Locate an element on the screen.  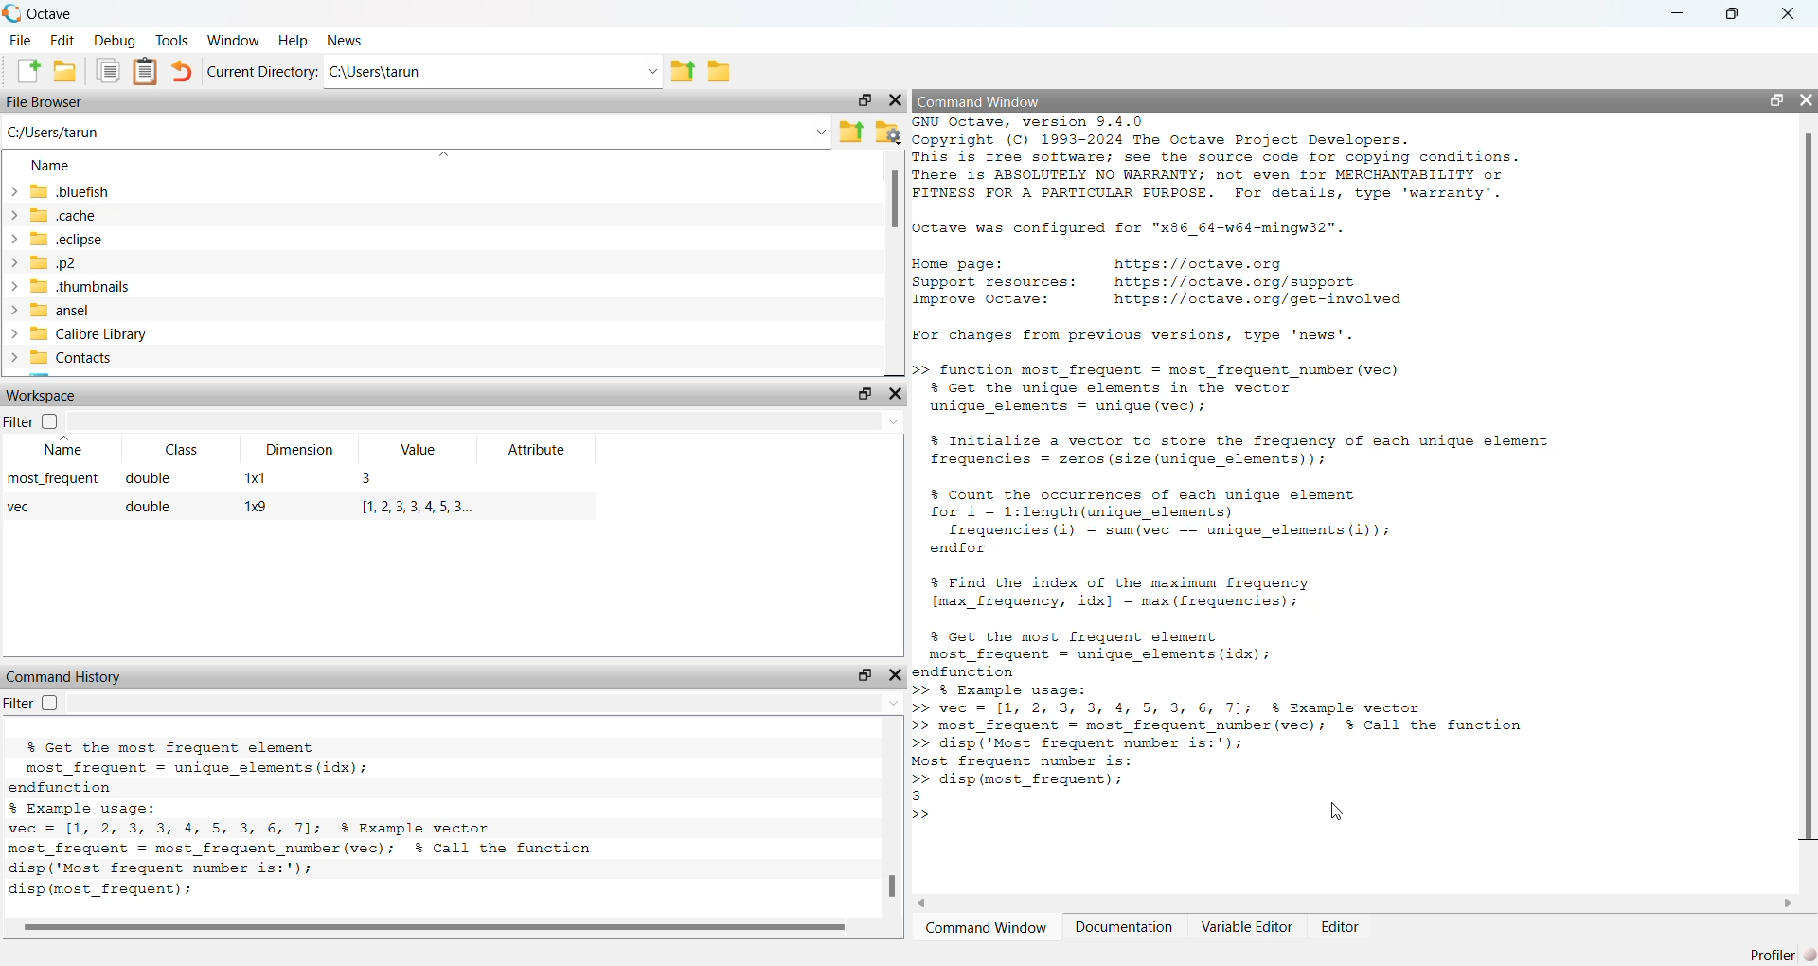
3 is located at coordinates (366, 478).